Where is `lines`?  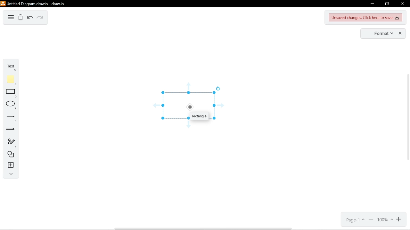 lines is located at coordinates (12, 119).